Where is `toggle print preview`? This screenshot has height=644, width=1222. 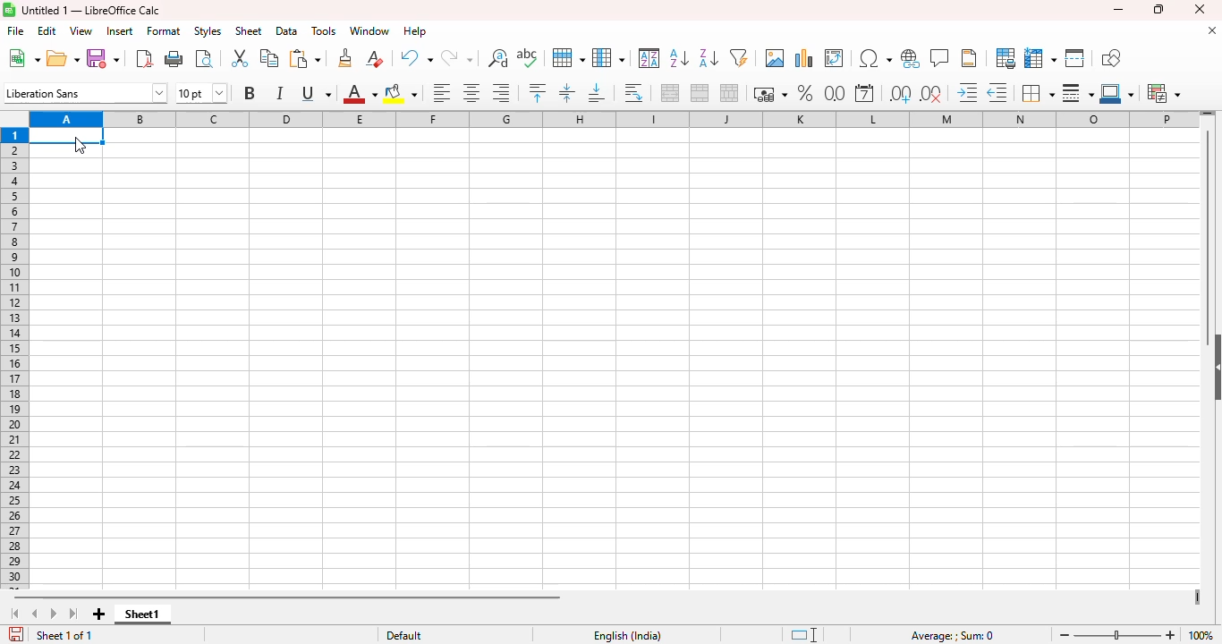
toggle print preview is located at coordinates (204, 58).